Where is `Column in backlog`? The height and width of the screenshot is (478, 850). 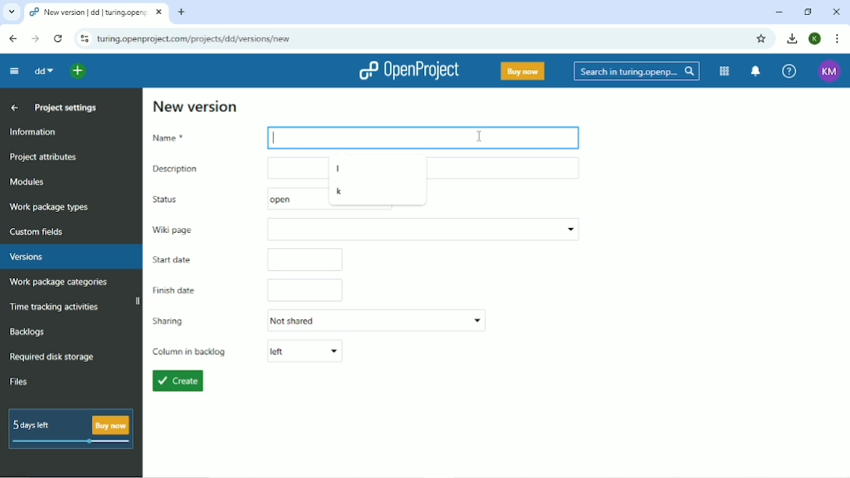
Column in backlog is located at coordinates (248, 351).